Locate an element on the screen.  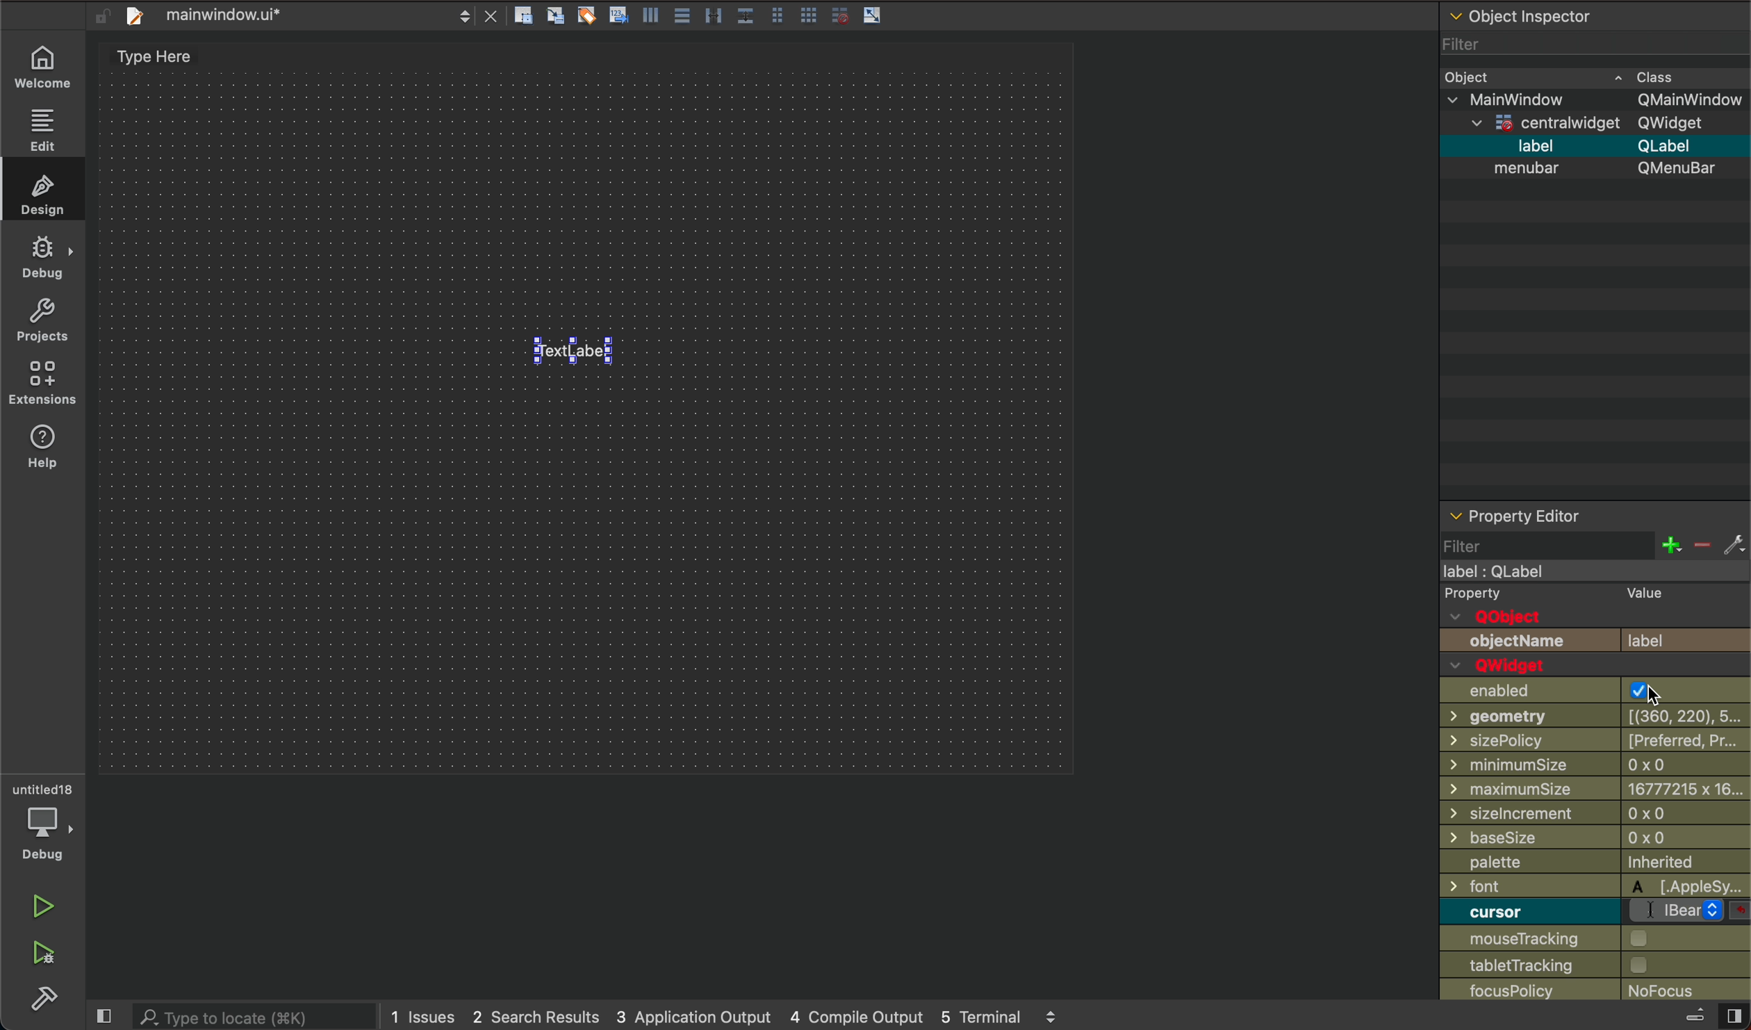
property editor is located at coordinates (1595, 513).